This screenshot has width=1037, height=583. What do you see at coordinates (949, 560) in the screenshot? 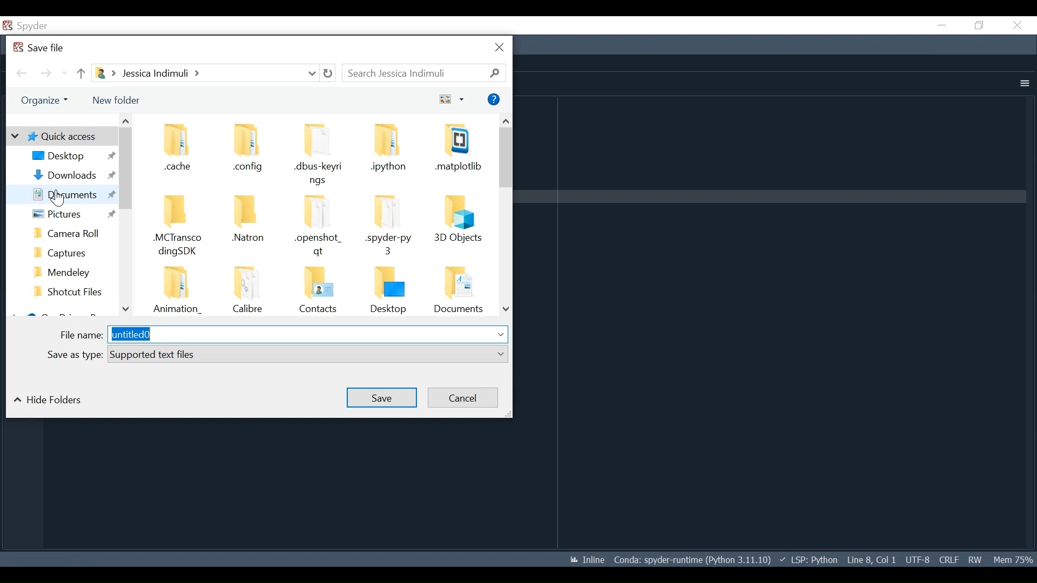
I see `File EQL Status` at bounding box center [949, 560].